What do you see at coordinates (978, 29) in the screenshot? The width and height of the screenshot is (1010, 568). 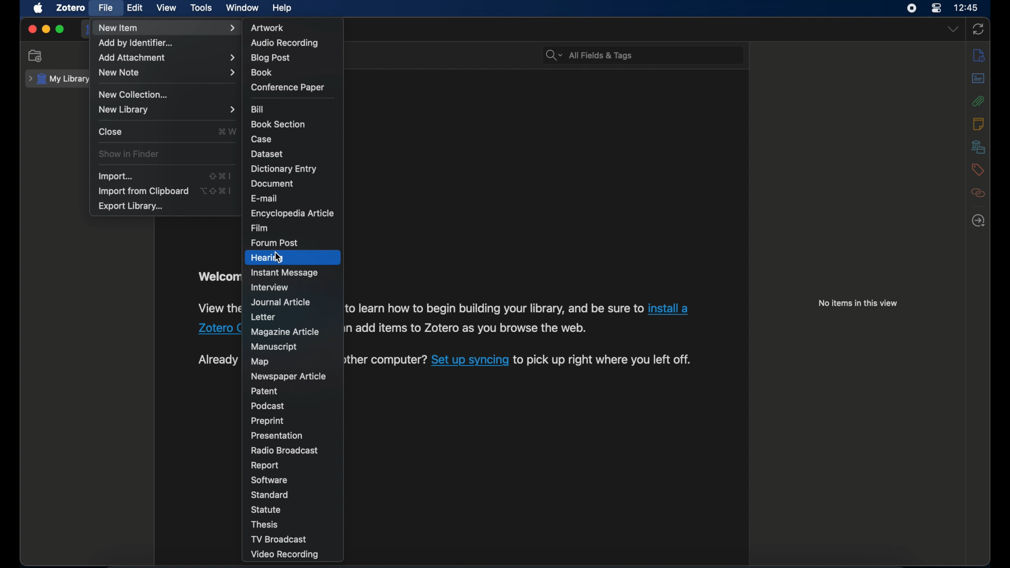 I see `sync` at bounding box center [978, 29].